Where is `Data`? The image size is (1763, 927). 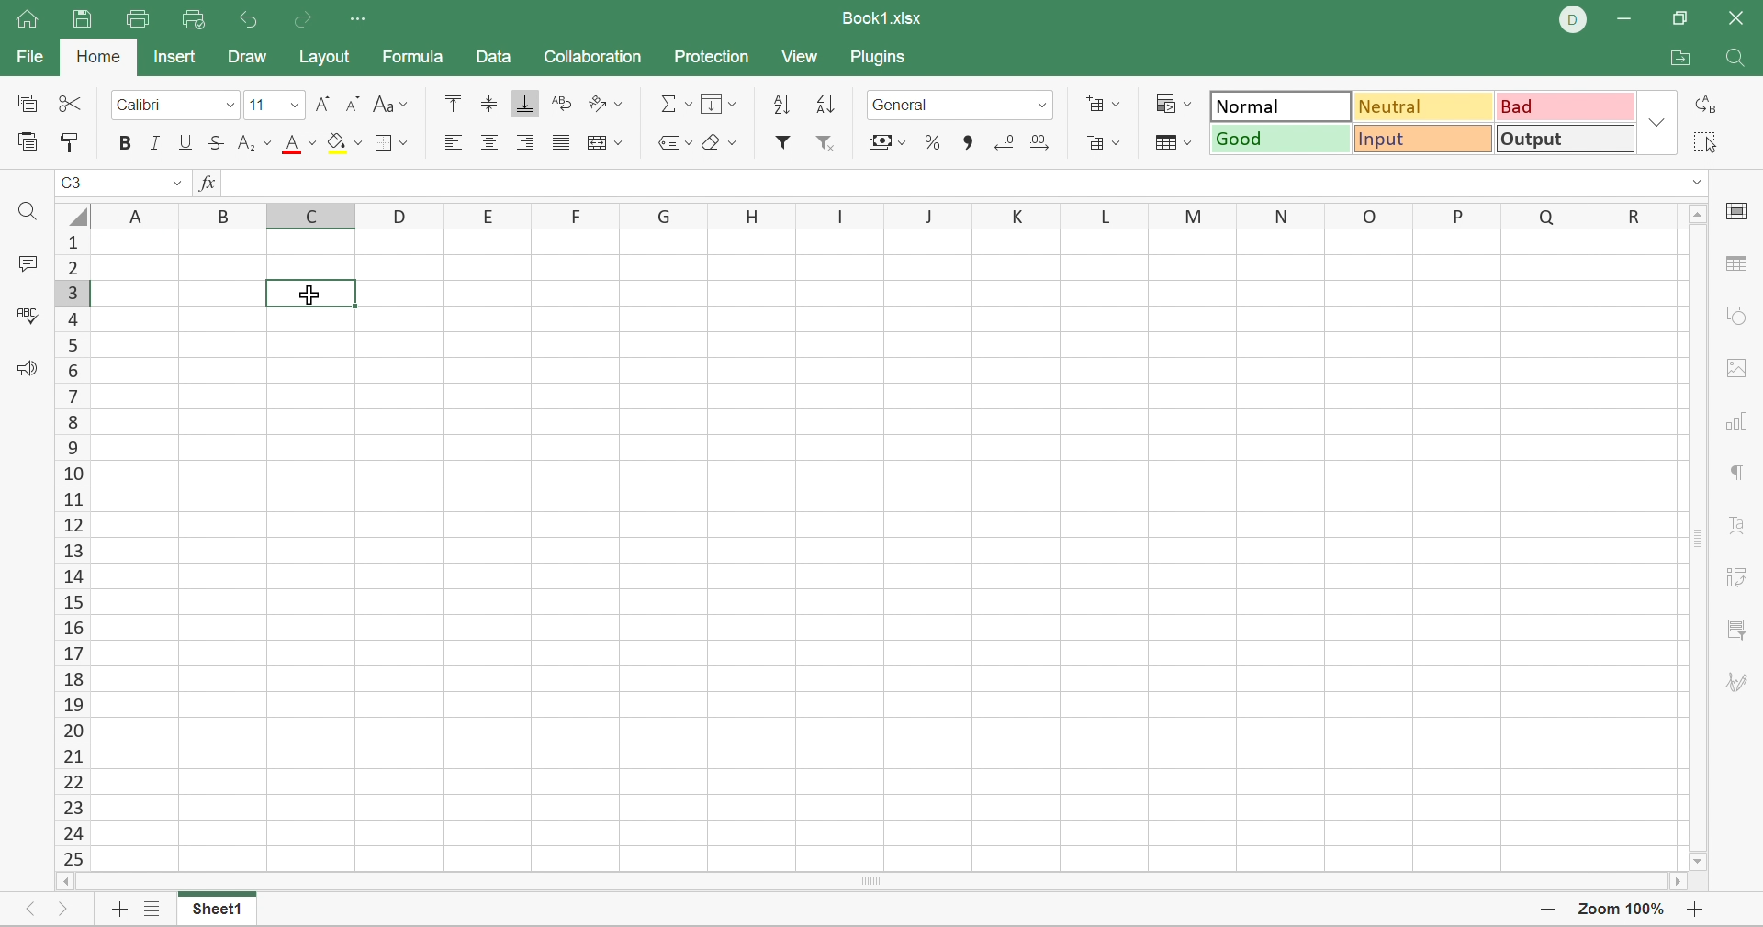 Data is located at coordinates (497, 60).